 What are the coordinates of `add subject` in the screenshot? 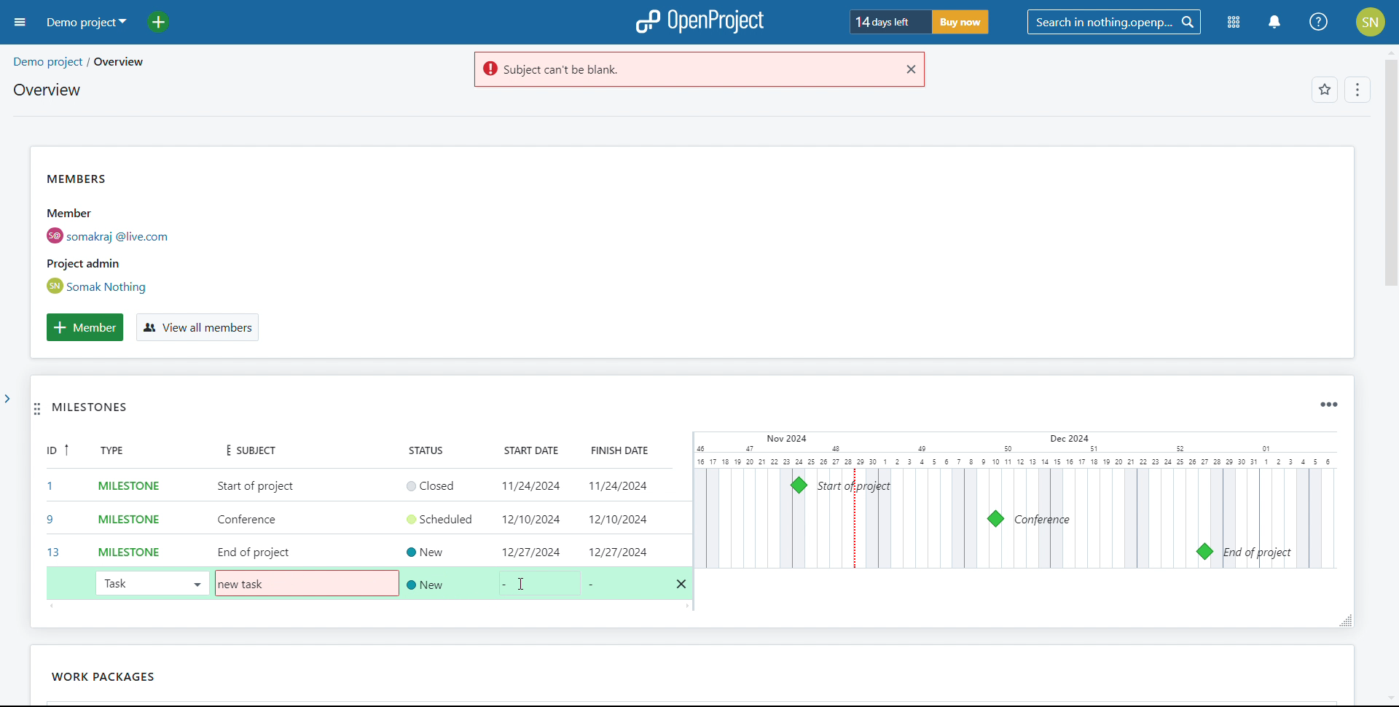 It's located at (256, 520).